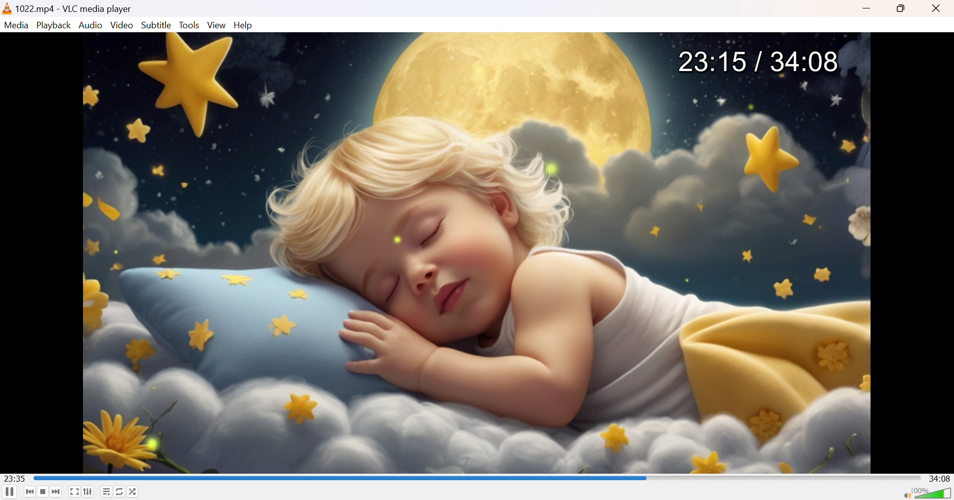 This screenshot has height=500, width=954. What do you see at coordinates (122, 25) in the screenshot?
I see `Video` at bounding box center [122, 25].